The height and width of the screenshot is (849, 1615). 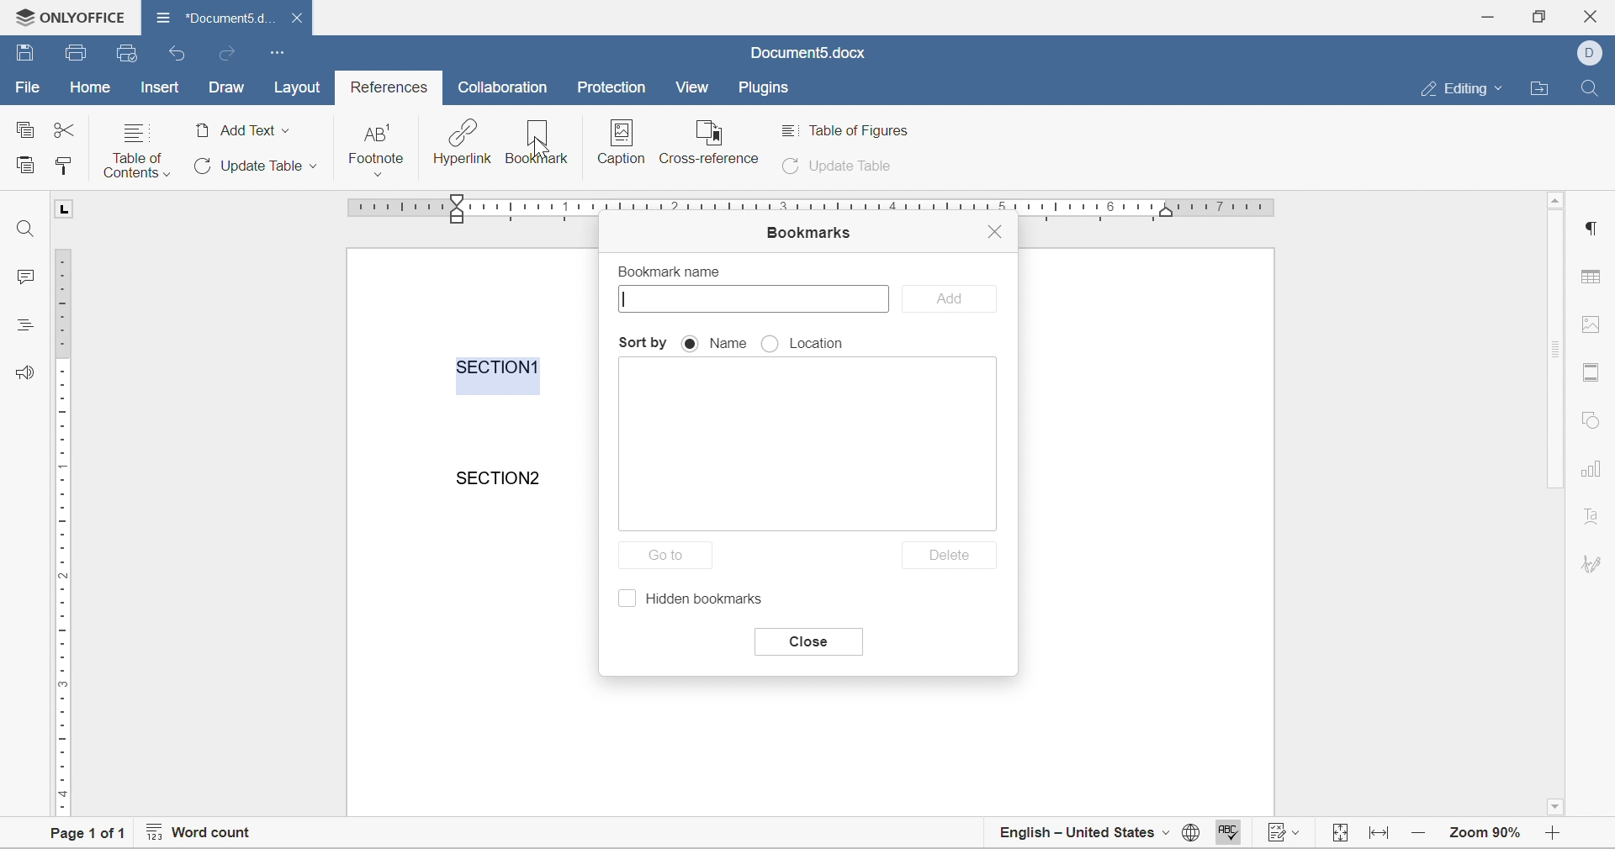 What do you see at coordinates (1590, 373) in the screenshot?
I see `header & footer settings` at bounding box center [1590, 373].